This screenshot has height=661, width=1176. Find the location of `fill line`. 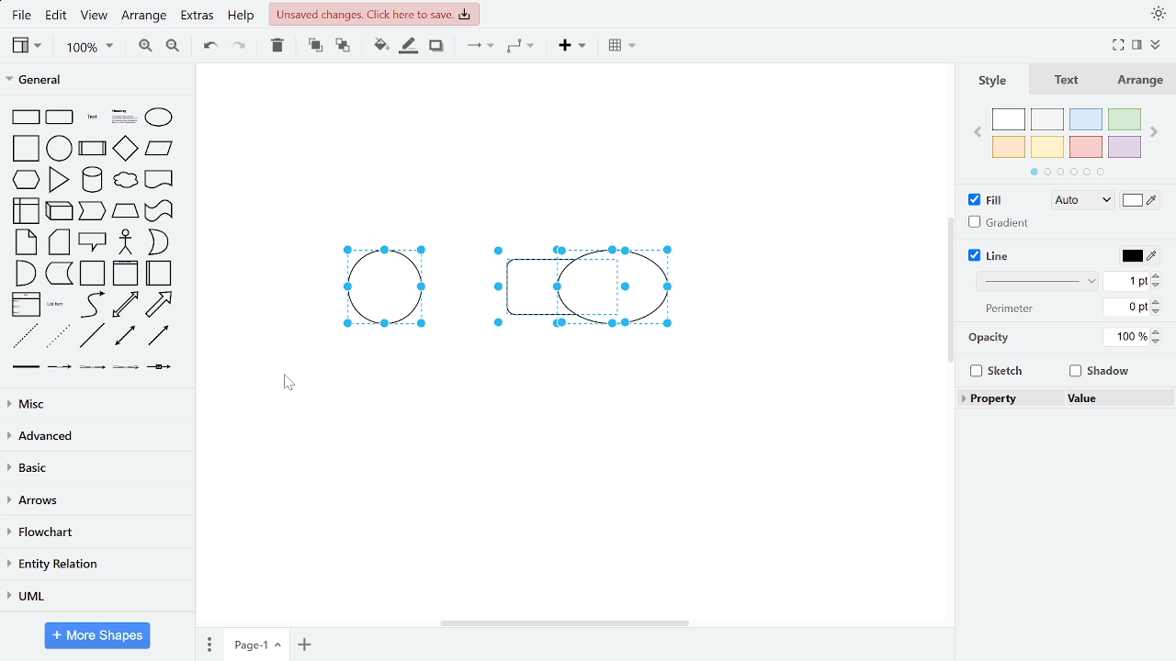

fill line is located at coordinates (410, 47).